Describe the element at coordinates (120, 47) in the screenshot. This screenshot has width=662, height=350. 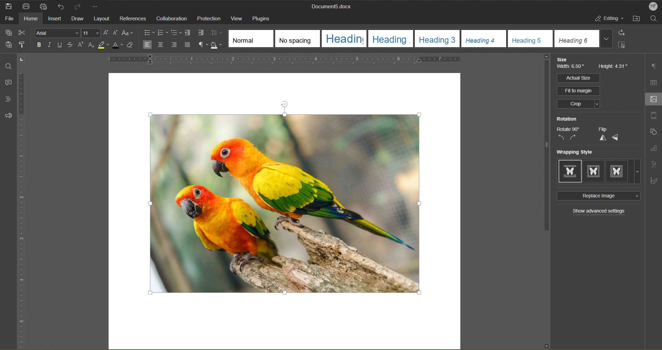
I see `Text Color` at that location.